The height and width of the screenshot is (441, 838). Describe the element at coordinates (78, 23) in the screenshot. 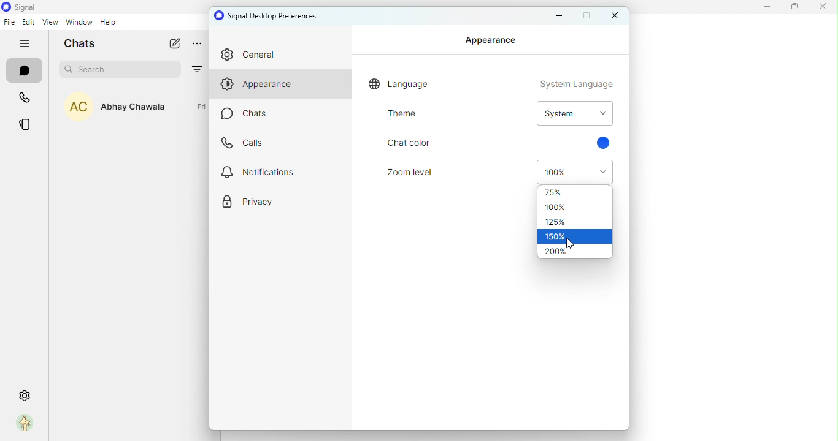

I see `window` at that location.